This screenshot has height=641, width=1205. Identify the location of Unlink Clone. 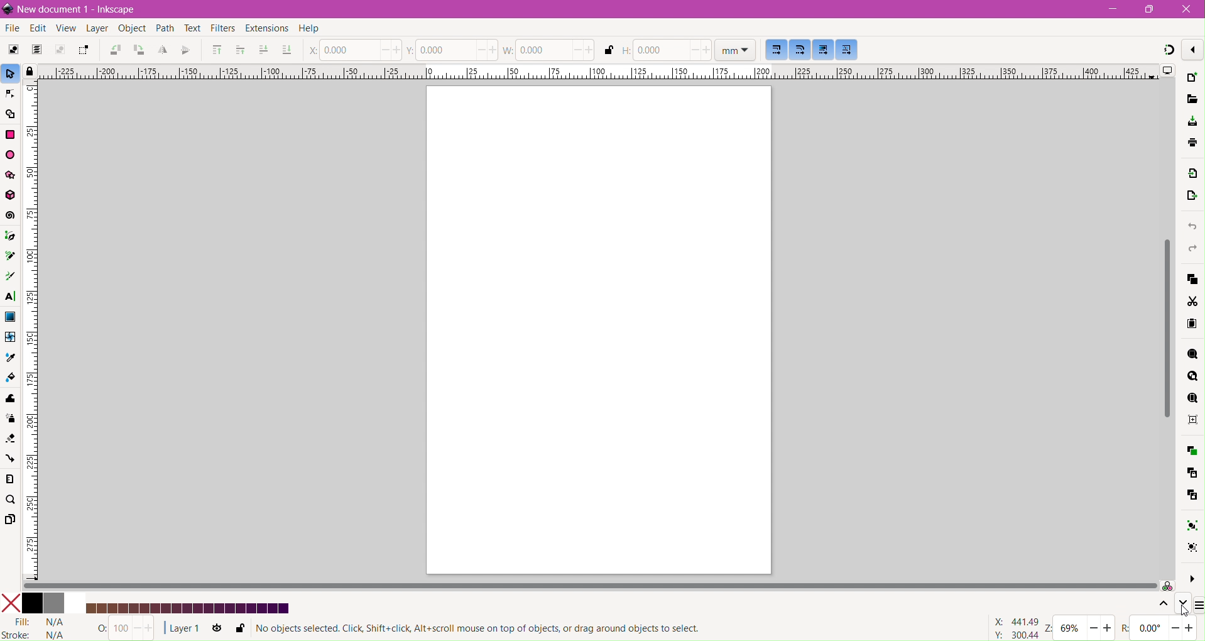
(1191, 497).